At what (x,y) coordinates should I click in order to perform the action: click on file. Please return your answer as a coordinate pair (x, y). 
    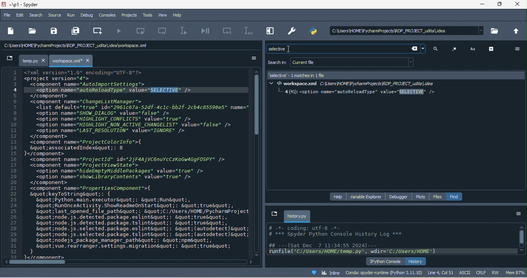
    Looking at the image, I should click on (7, 14).